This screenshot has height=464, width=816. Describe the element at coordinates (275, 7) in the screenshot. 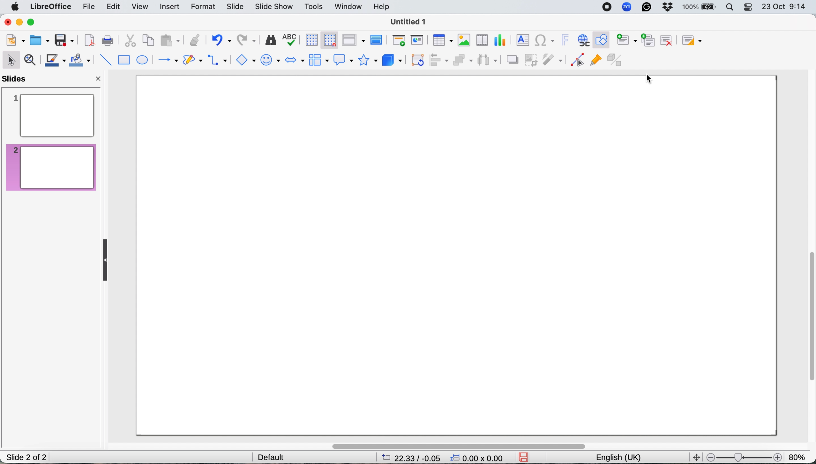

I see `slide show` at that location.